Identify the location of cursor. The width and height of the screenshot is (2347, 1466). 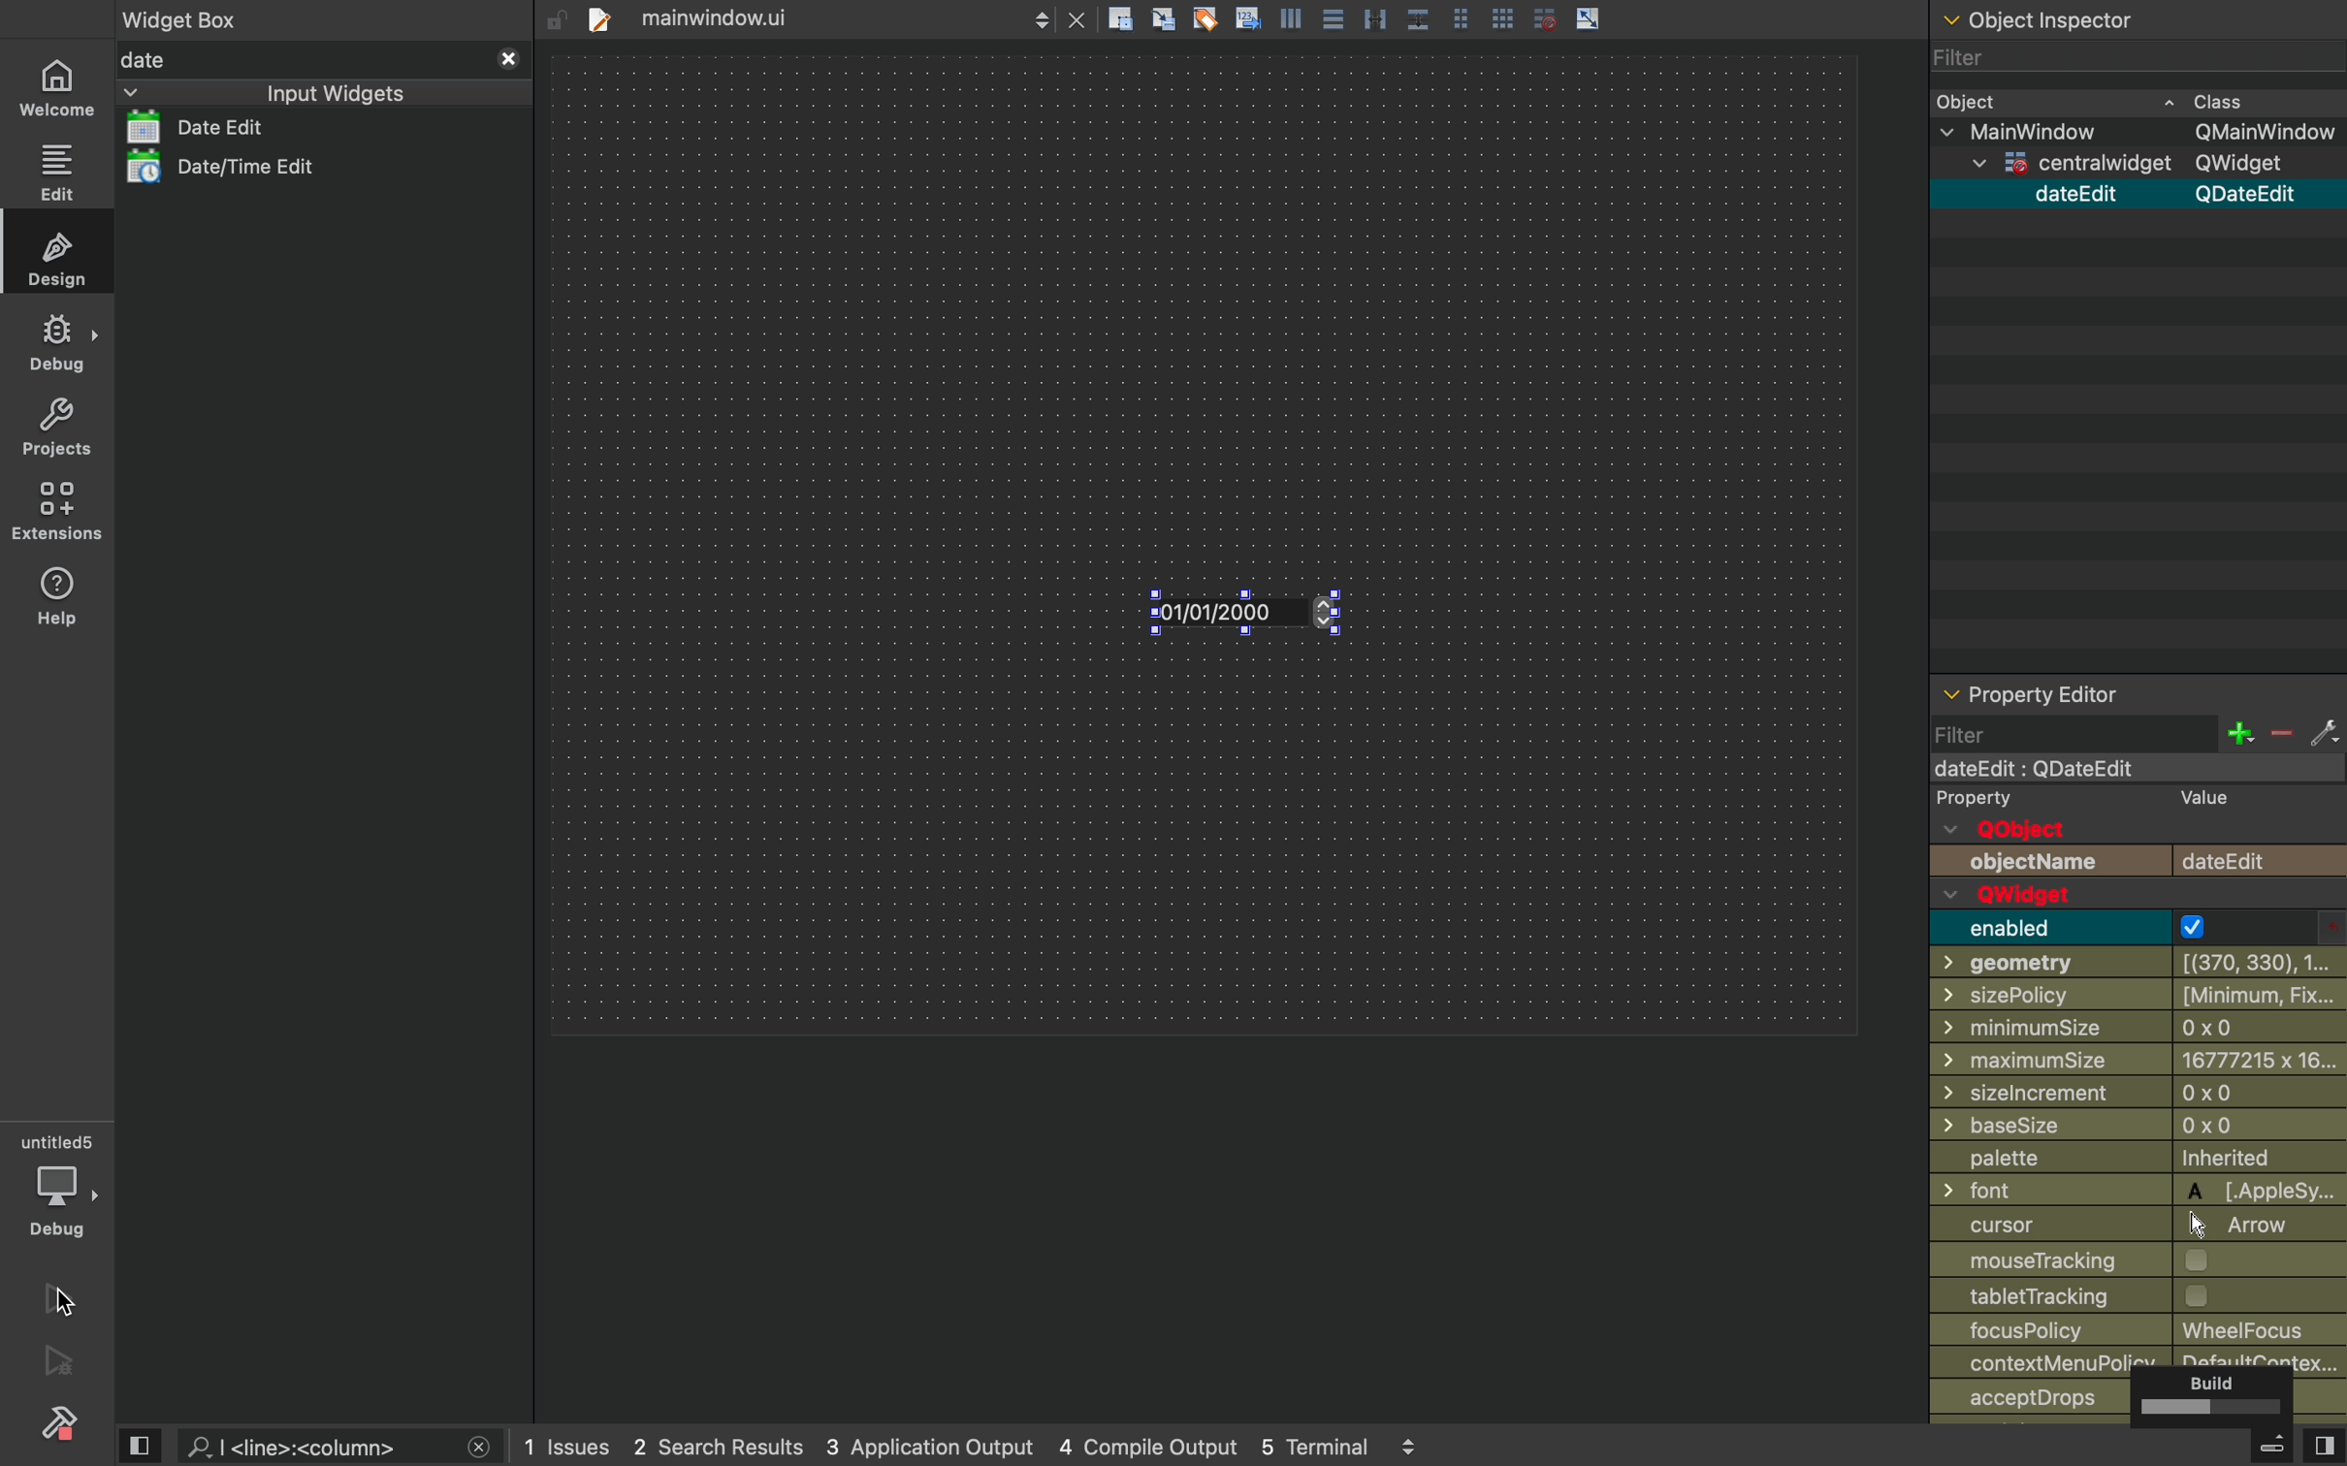
(1153, 625).